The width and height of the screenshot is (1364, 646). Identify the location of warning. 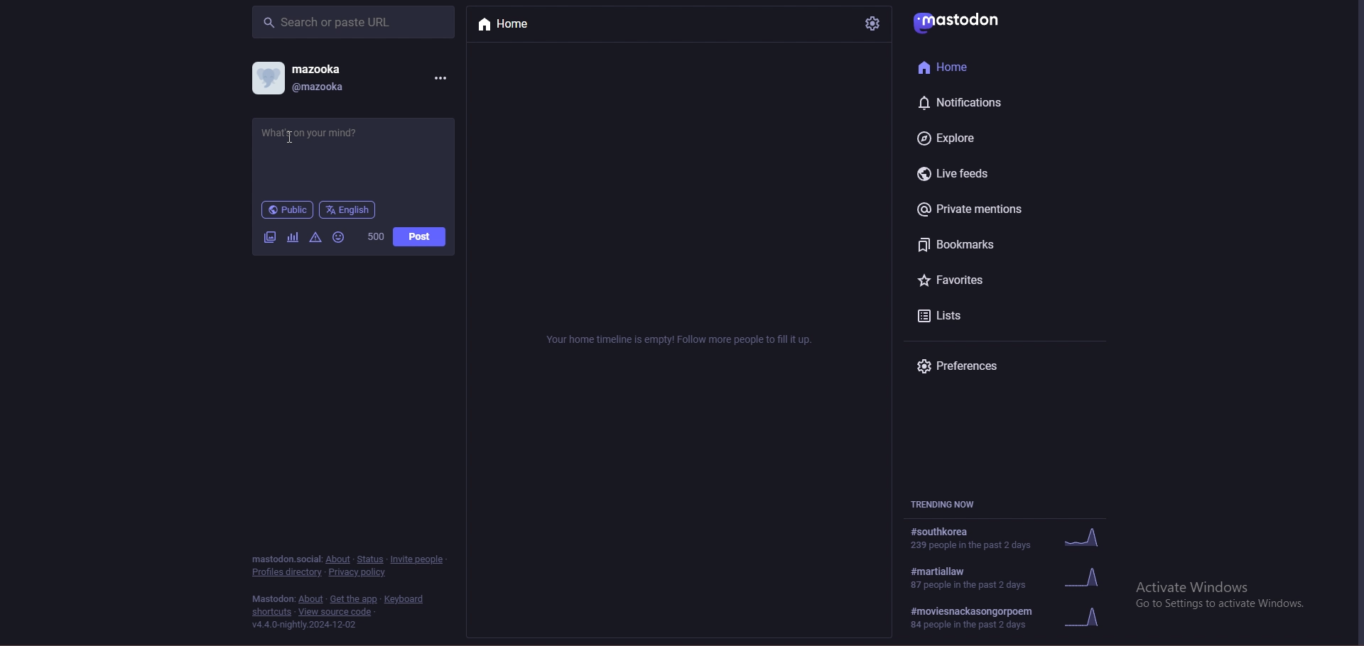
(316, 238).